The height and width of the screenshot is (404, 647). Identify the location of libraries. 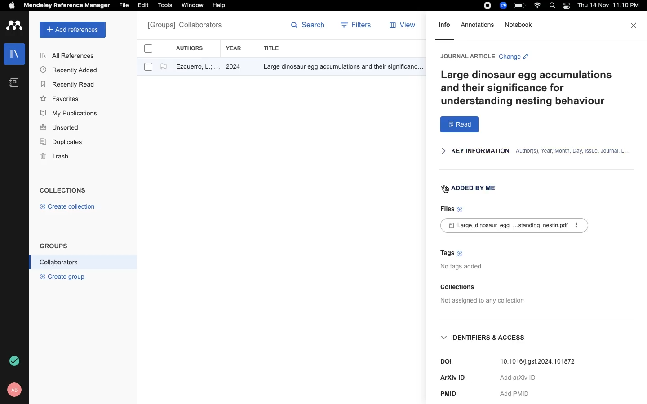
(13, 53).